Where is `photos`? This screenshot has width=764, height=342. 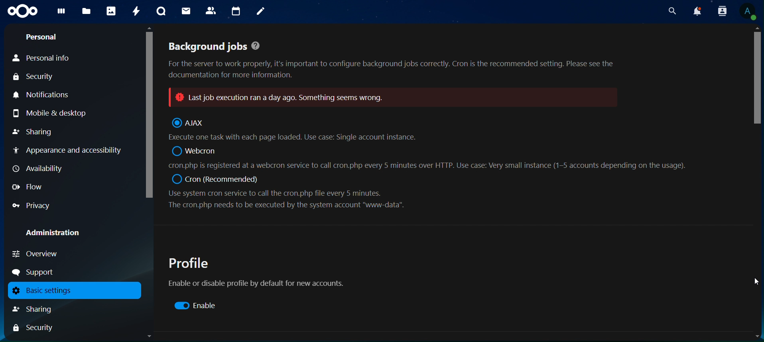 photos is located at coordinates (111, 11).